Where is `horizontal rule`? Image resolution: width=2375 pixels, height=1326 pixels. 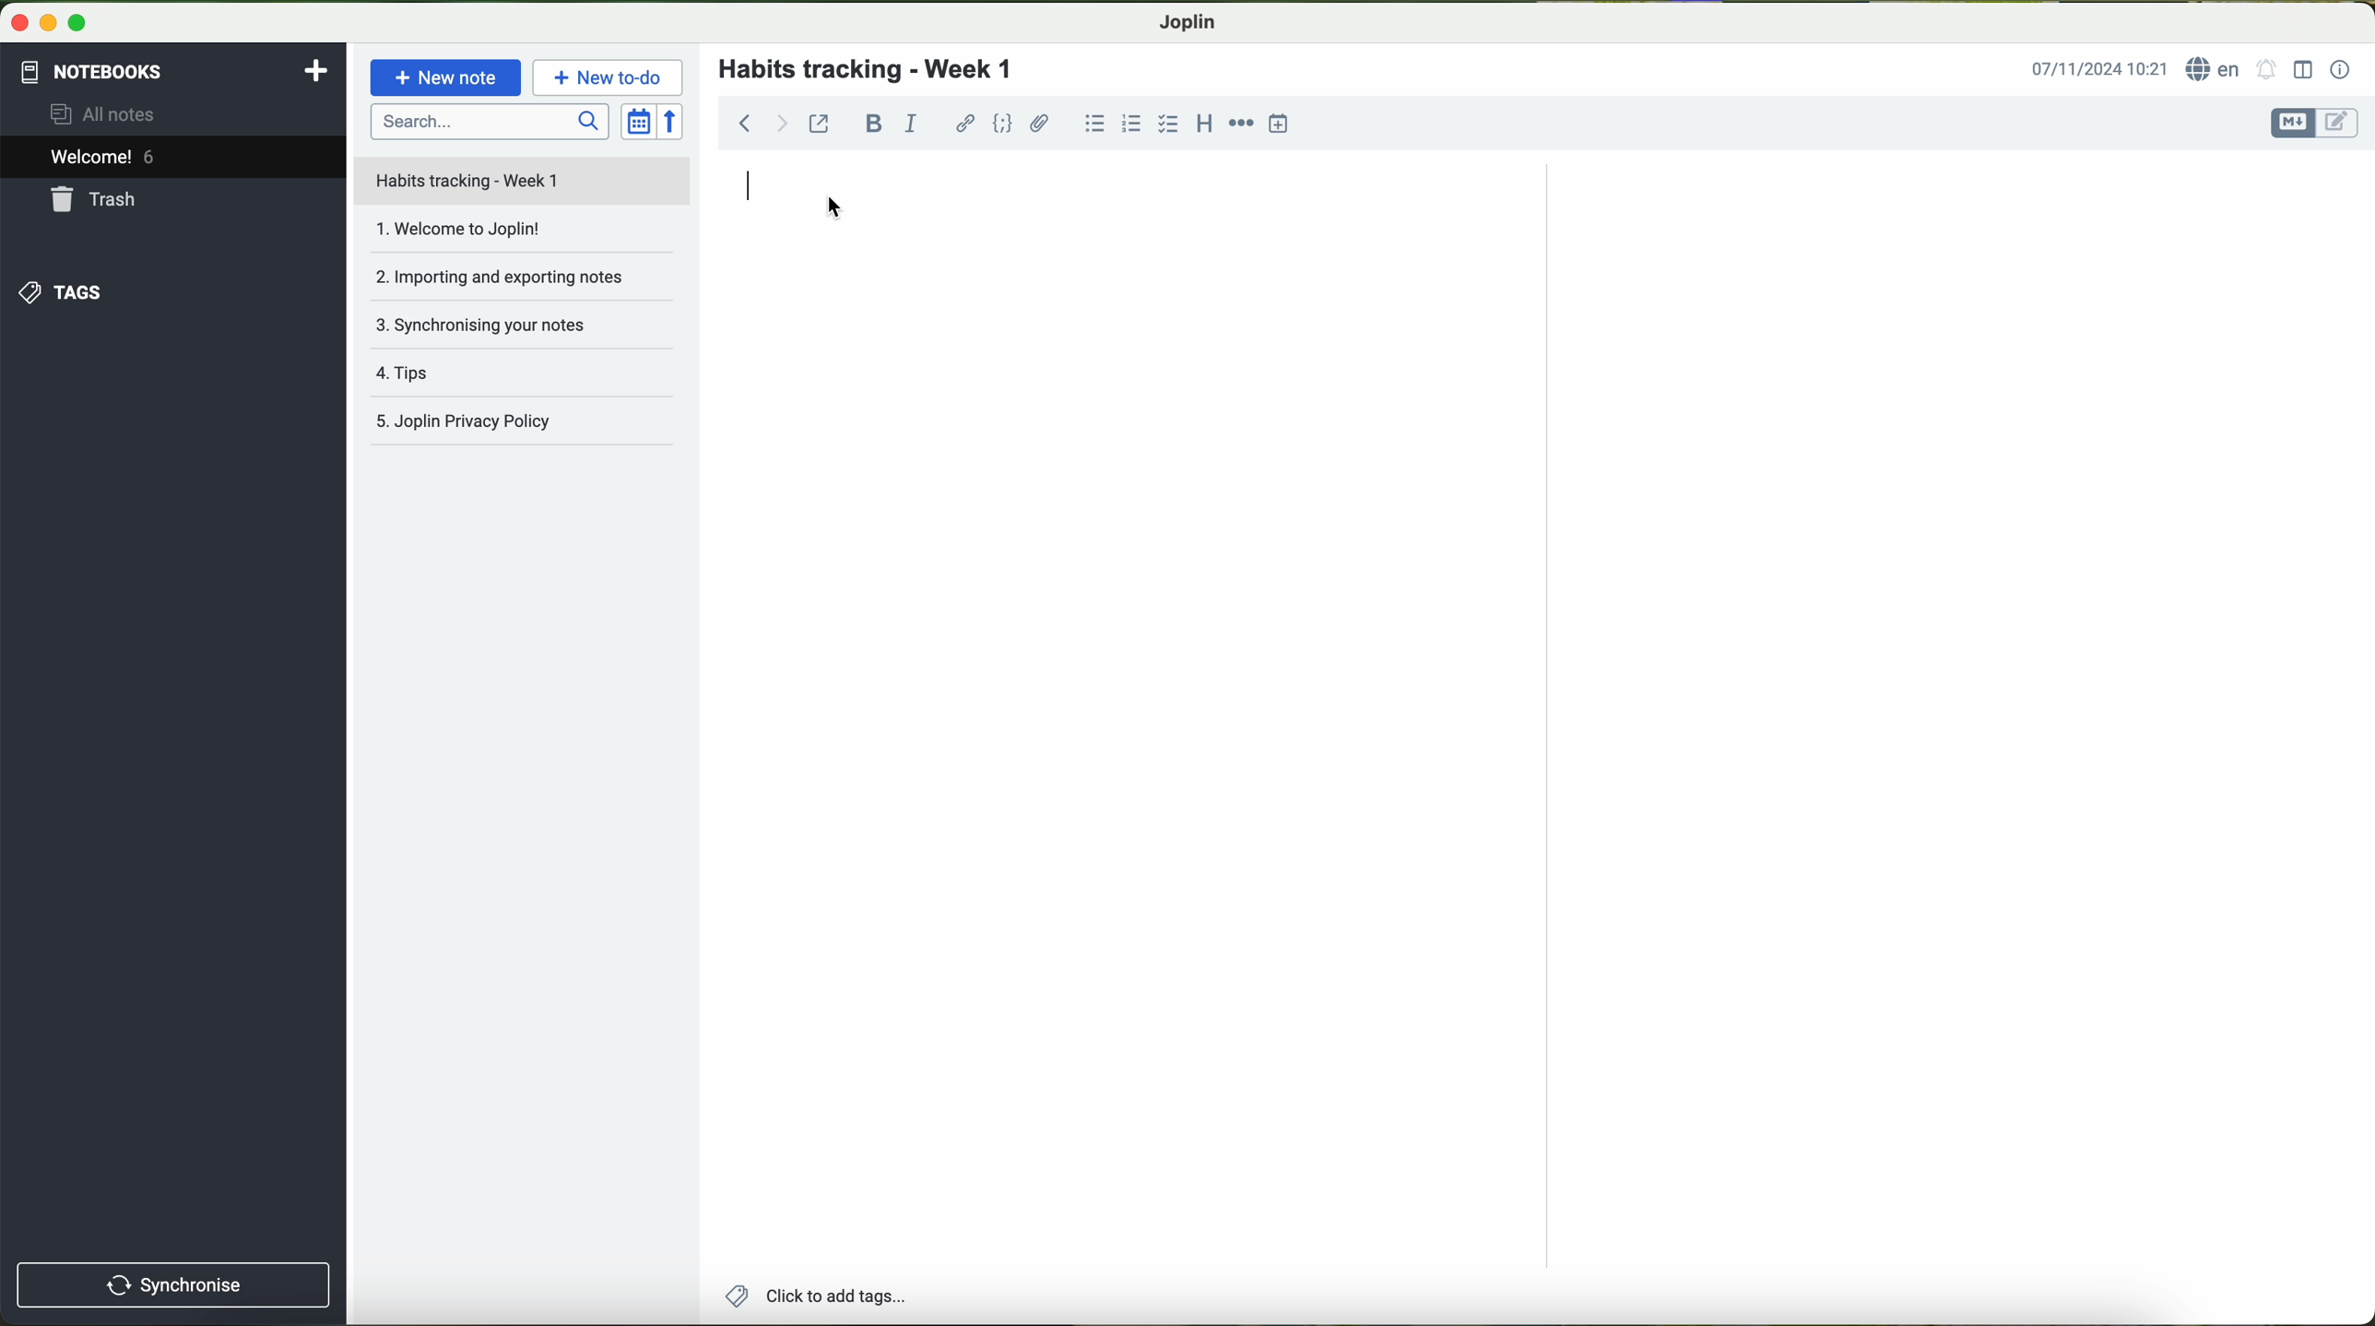
horizontal rule is located at coordinates (1241, 124).